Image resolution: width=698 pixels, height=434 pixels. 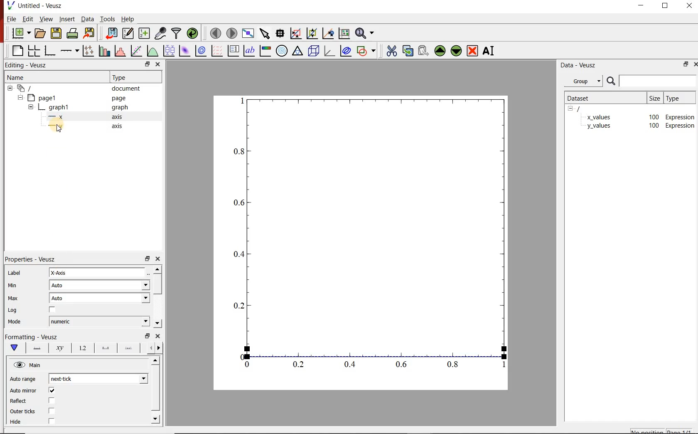 I want to click on axis label, so click(x=61, y=348).